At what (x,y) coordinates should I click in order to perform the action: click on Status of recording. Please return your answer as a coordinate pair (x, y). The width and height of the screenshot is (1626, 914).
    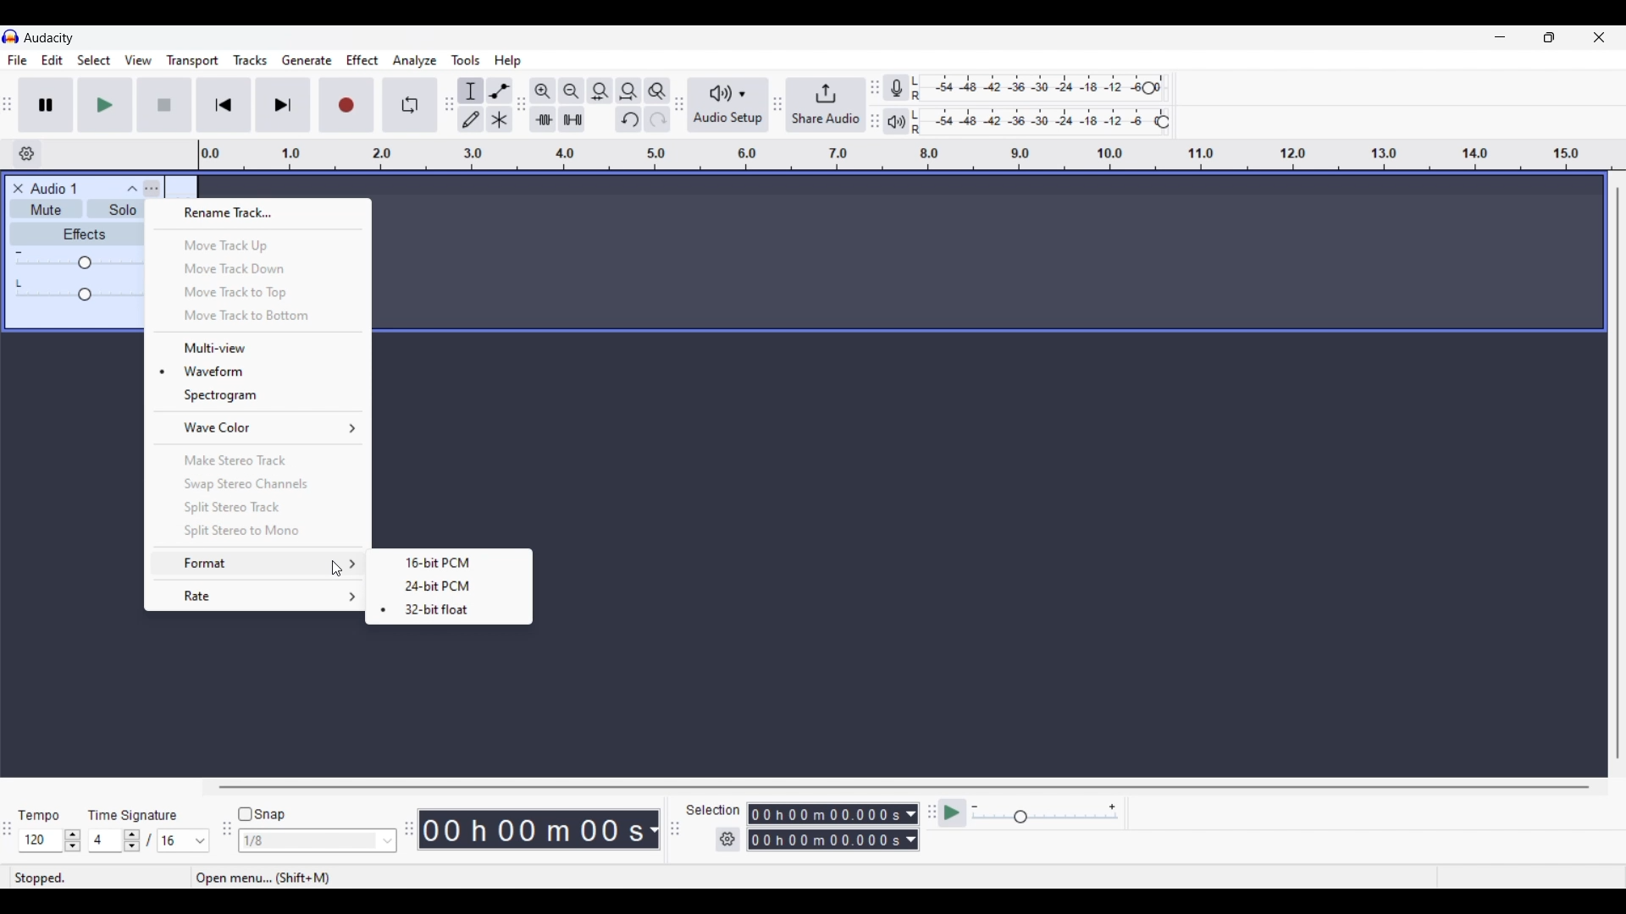
    Looking at the image, I should click on (89, 877).